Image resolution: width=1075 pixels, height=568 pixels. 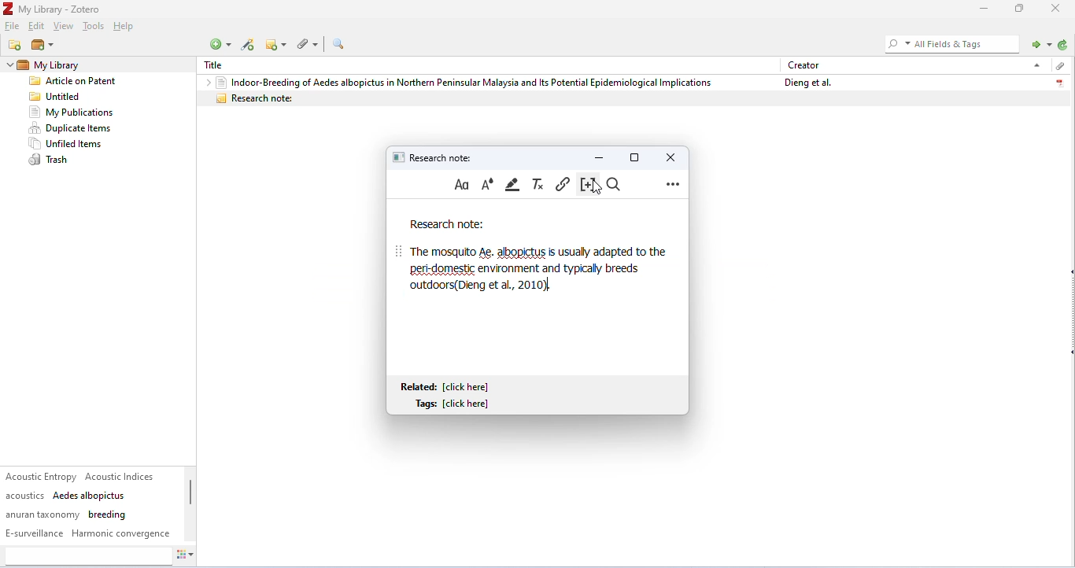 I want to click on new item, so click(x=220, y=44).